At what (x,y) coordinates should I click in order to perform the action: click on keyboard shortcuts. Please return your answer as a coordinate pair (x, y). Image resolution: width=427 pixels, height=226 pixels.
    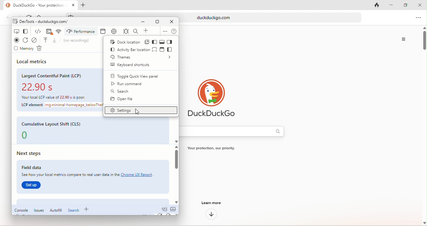
    Looking at the image, I should click on (136, 65).